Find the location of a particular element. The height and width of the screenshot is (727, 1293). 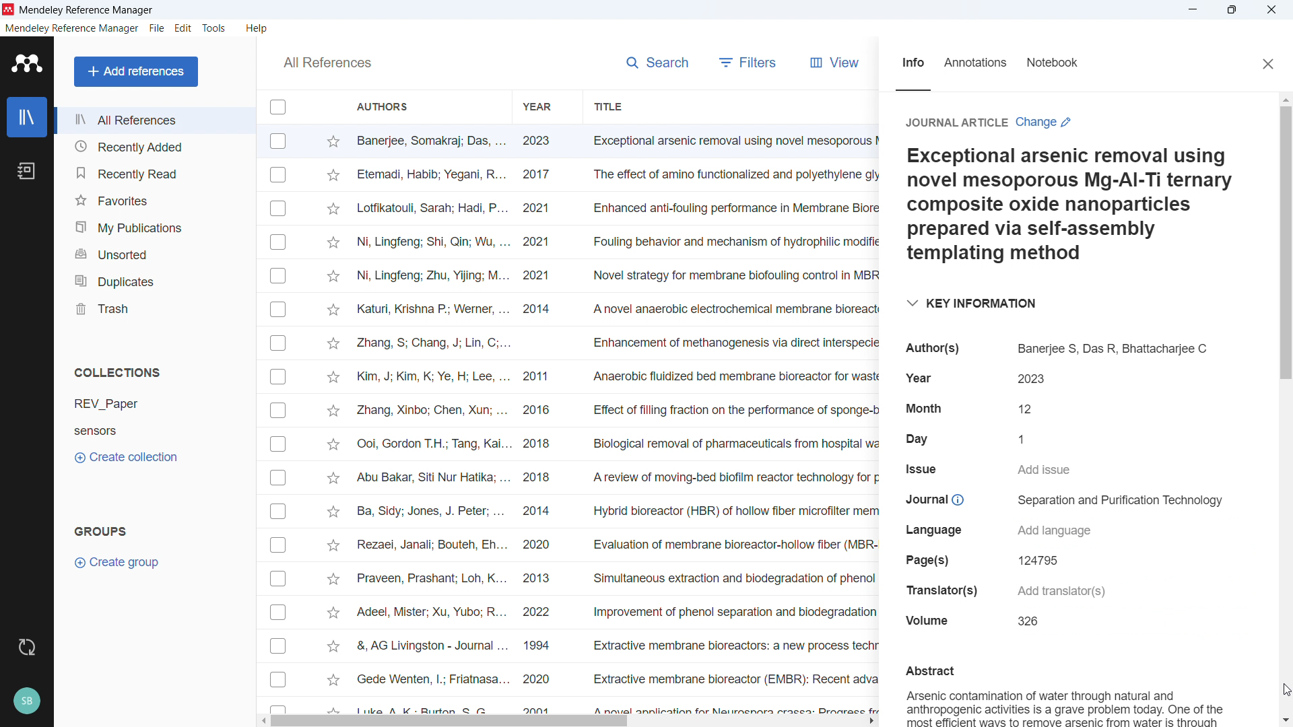

2013 is located at coordinates (546, 576).